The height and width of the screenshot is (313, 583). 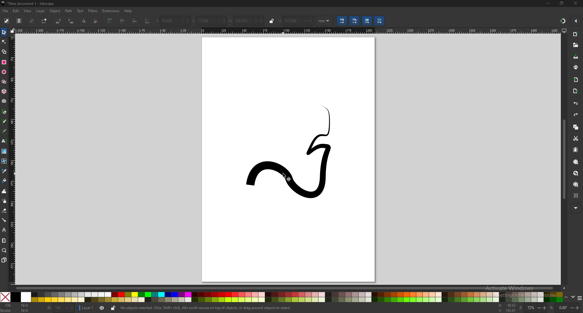 I want to click on shape builder, so click(x=5, y=52).